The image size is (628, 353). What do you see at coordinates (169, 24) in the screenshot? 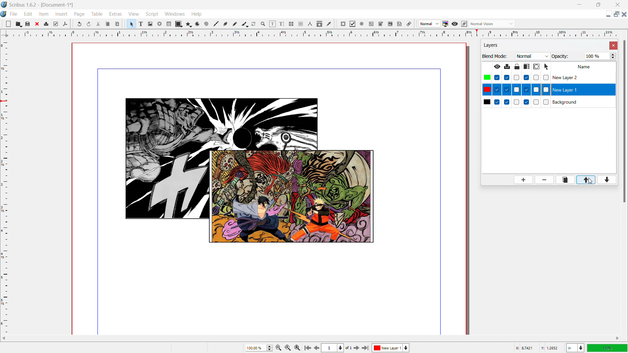
I see `table` at bounding box center [169, 24].